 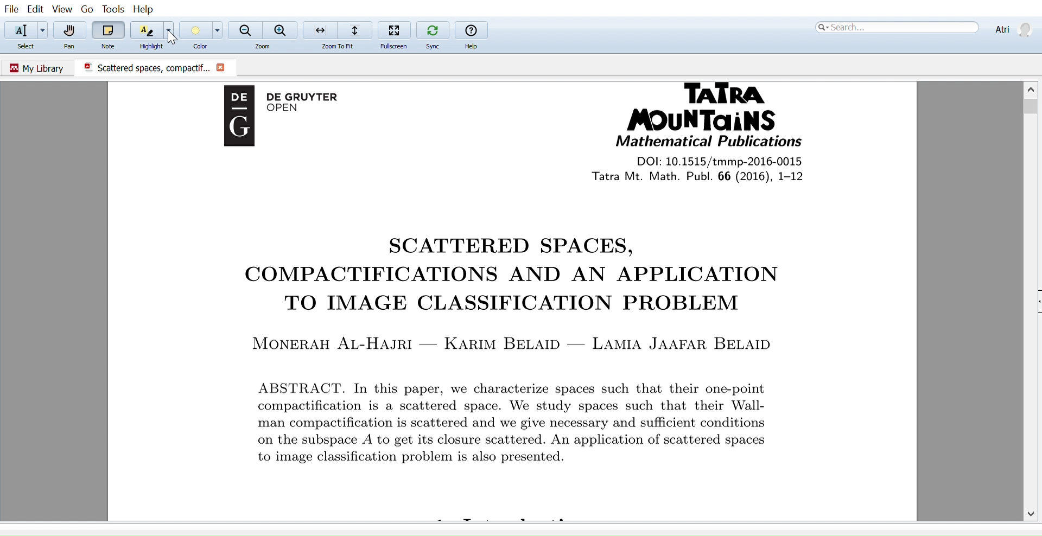 What do you see at coordinates (512, 245) in the screenshot?
I see `SCATTERED SPACES,` at bounding box center [512, 245].